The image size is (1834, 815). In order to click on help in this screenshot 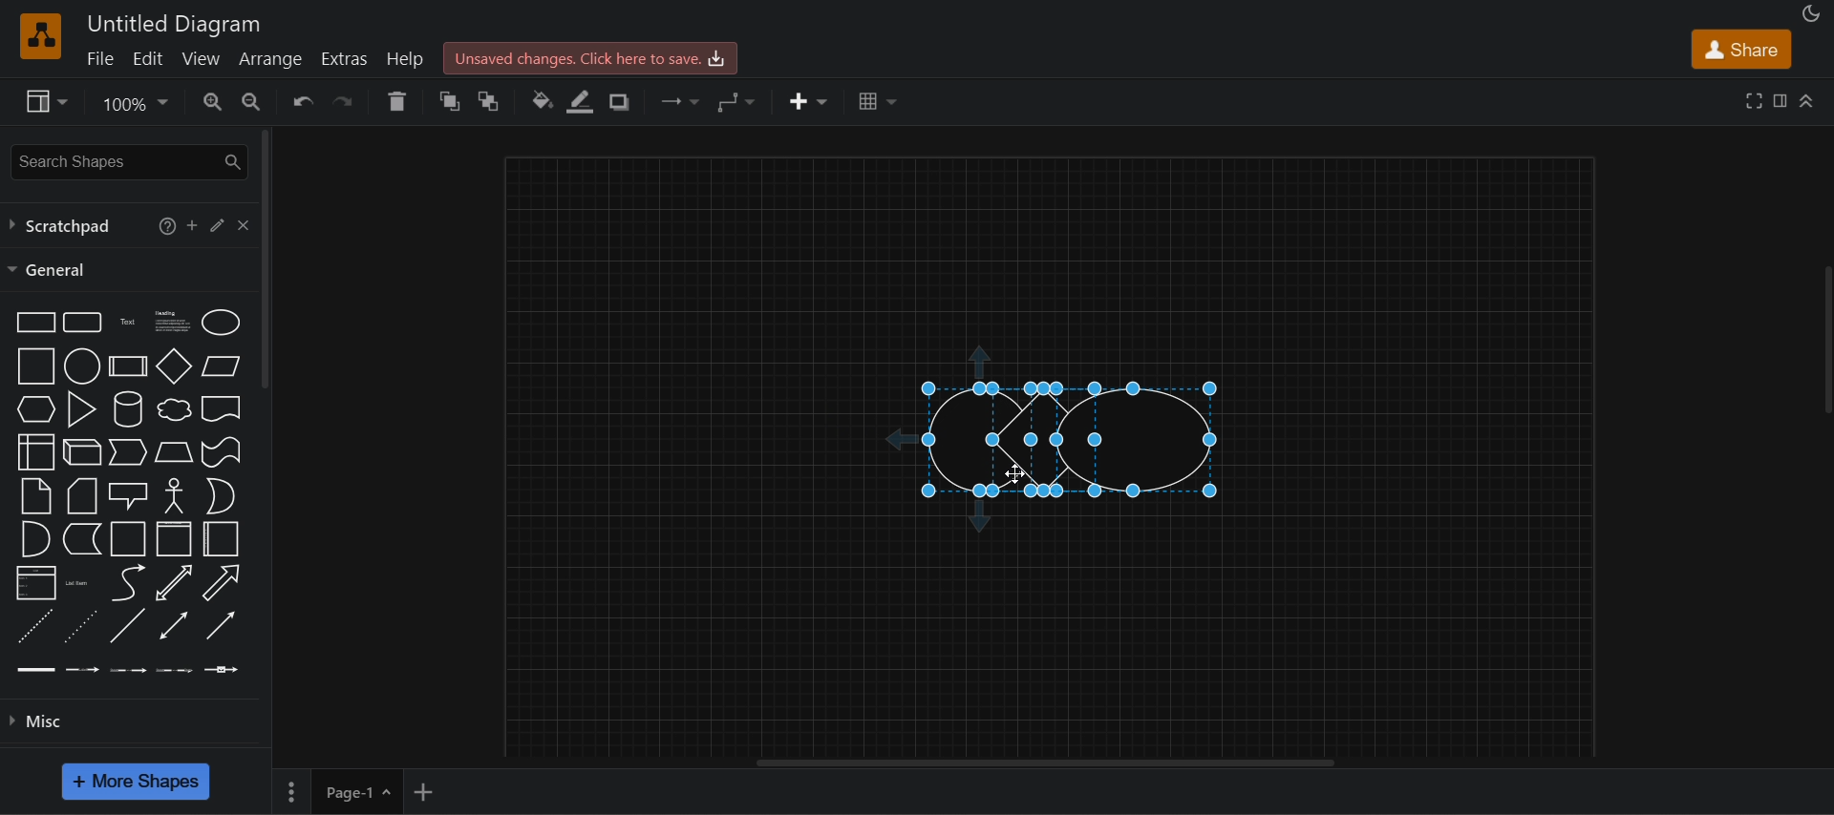, I will do `click(162, 224)`.